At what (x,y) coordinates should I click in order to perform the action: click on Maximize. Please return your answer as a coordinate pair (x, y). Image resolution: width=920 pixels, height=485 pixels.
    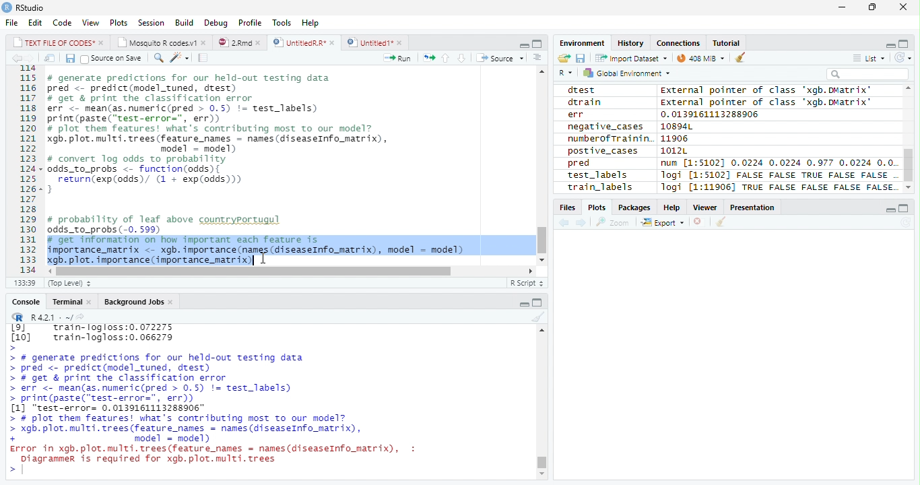
    Looking at the image, I should click on (537, 42).